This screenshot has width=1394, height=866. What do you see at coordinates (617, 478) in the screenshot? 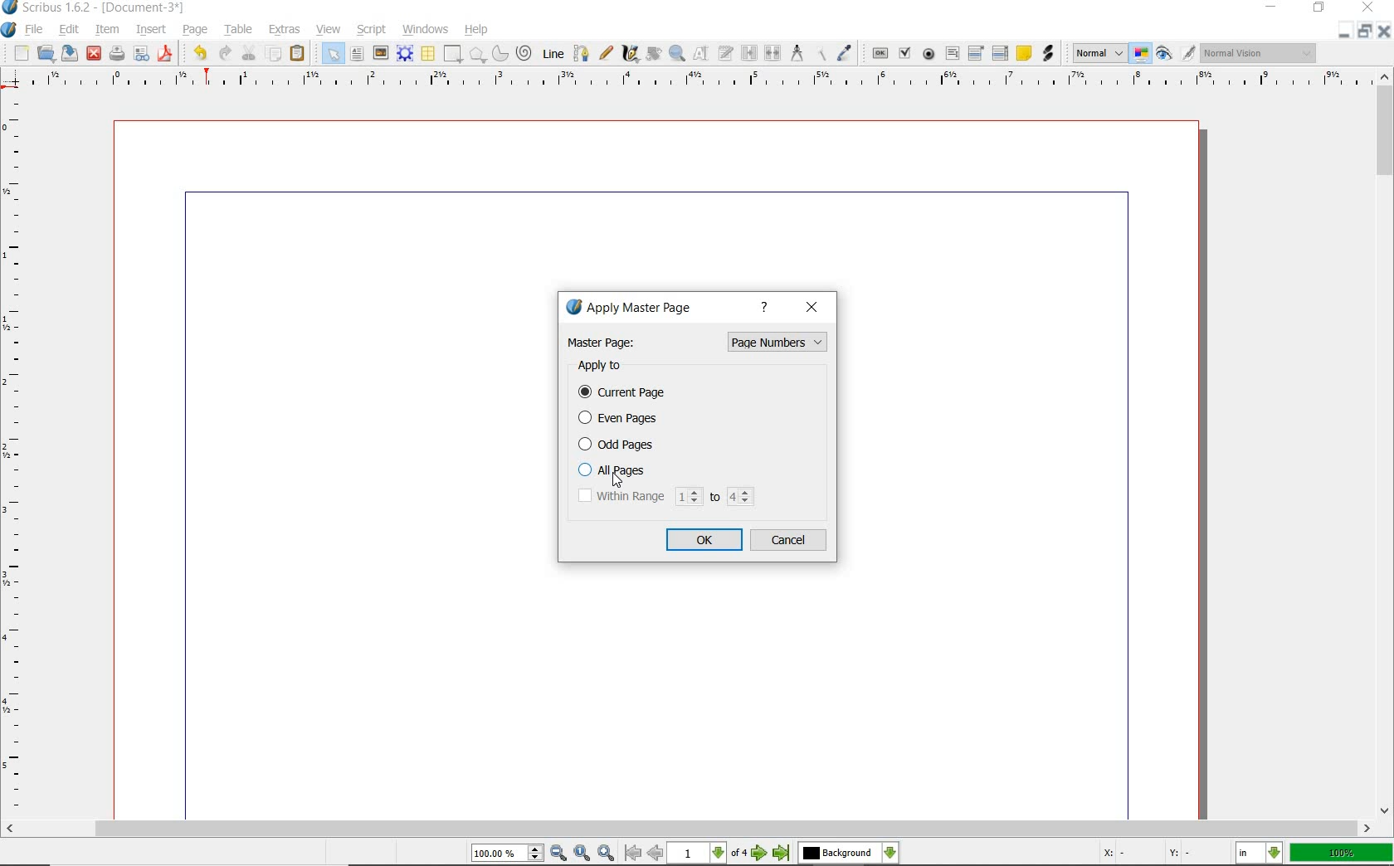
I see `Cursor Position` at bounding box center [617, 478].